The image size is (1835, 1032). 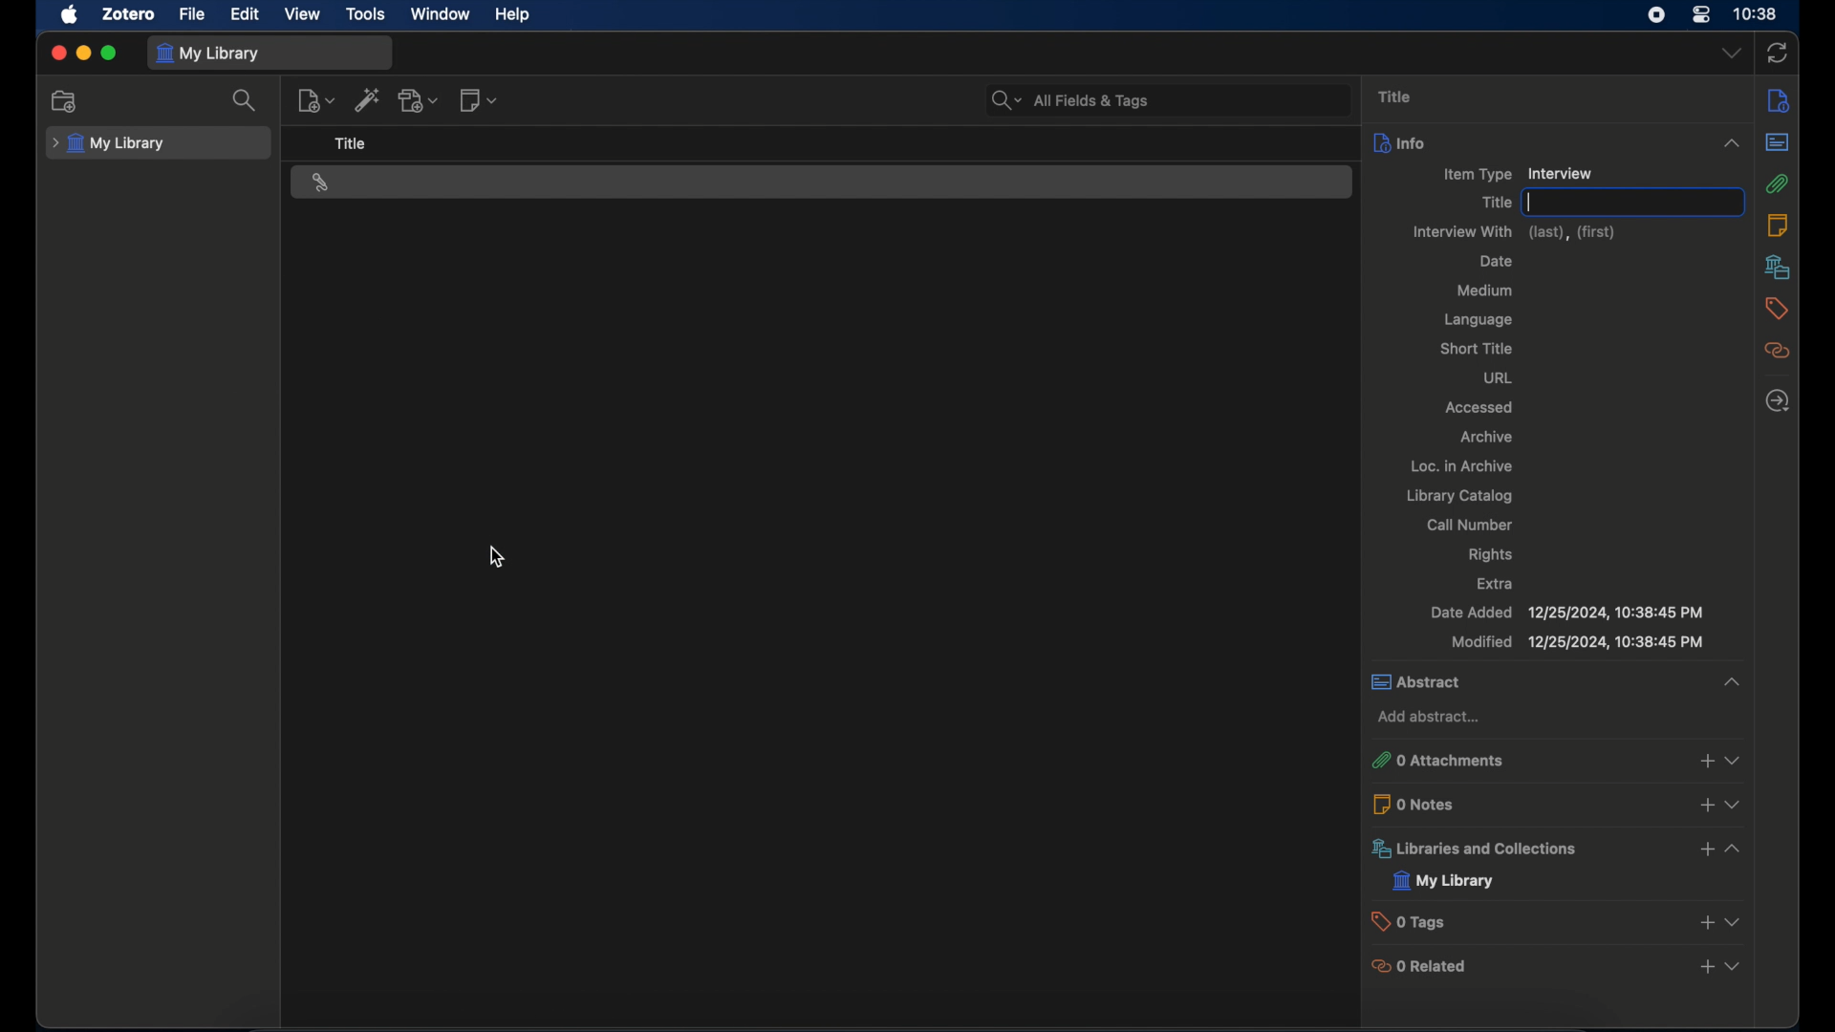 What do you see at coordinates (441, 13) in the screenshot?
I see `window` at bounding box center [441, 13].